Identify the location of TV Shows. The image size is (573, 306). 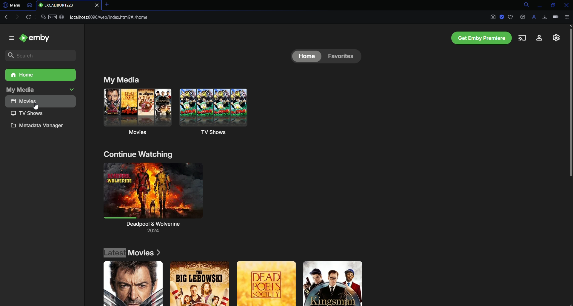
(40, 113).